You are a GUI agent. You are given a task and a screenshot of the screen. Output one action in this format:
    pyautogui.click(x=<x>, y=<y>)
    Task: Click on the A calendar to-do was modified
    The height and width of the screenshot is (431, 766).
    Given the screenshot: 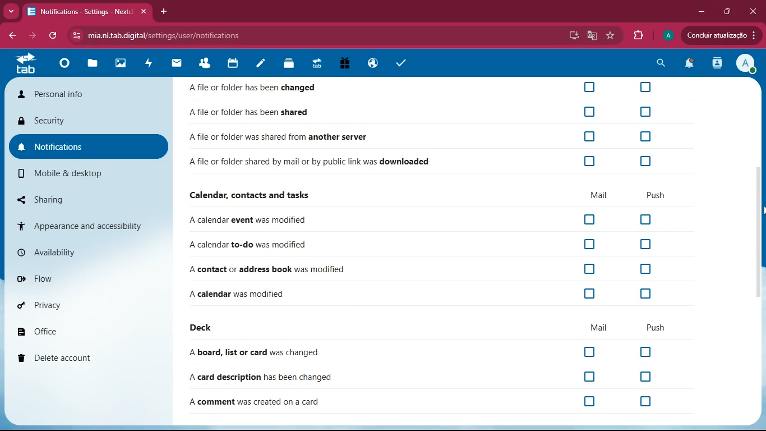 What is the action you would take?
    pyautogui.click(x=248, y=247)
    